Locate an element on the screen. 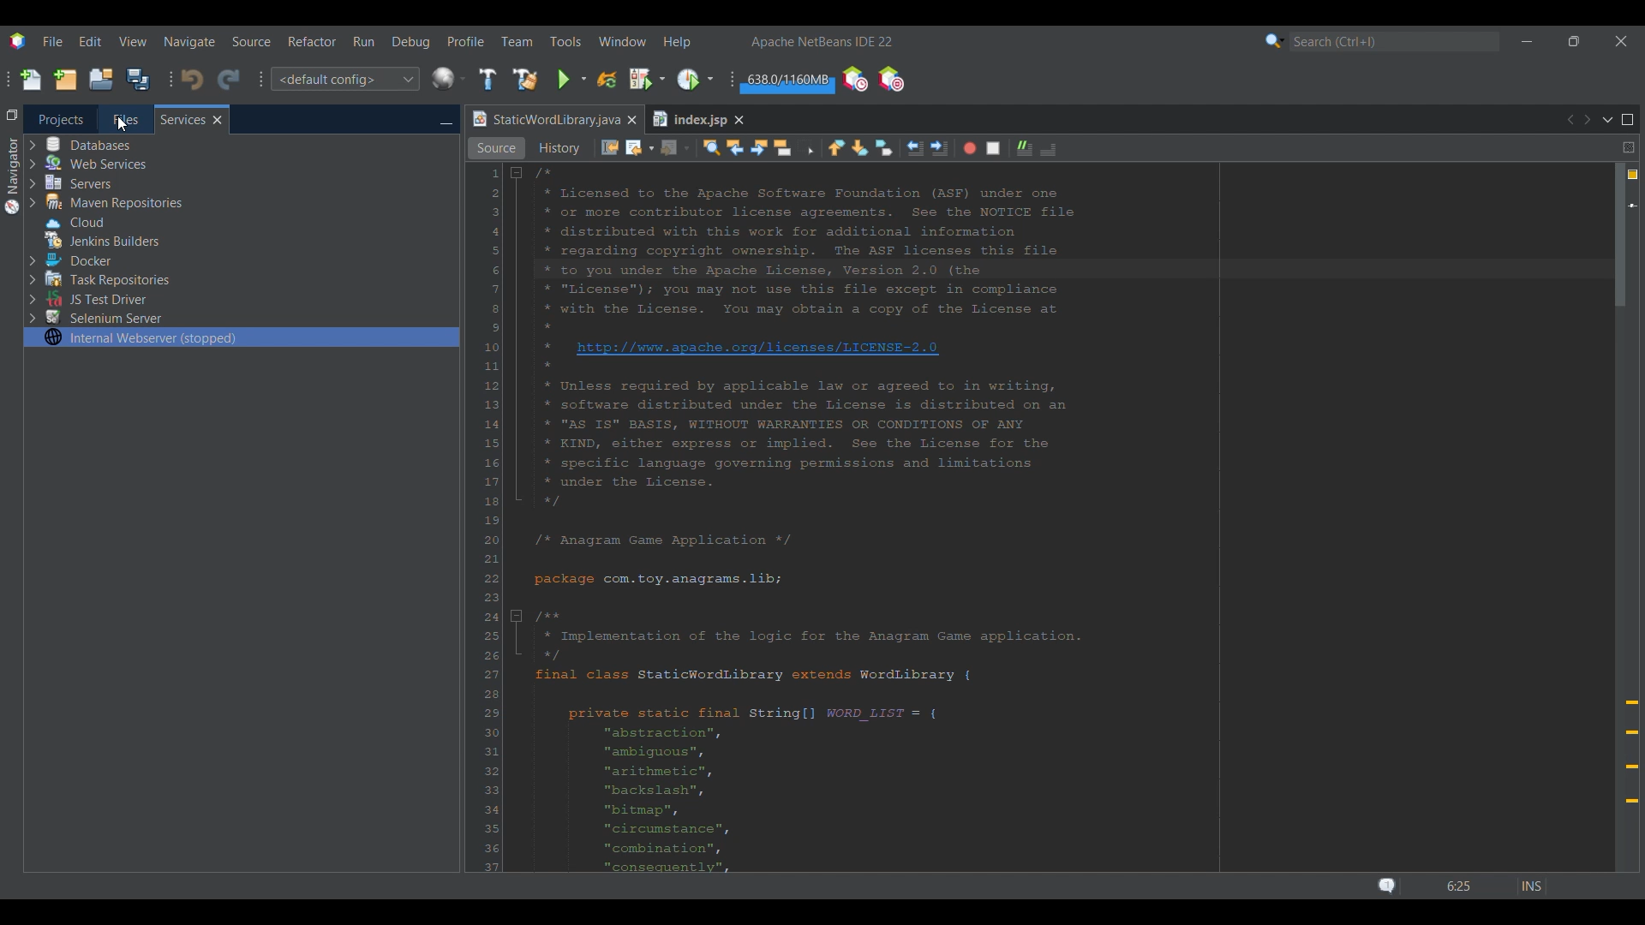  Split window horizontally or vertically is located at coordinates (1629, 147).